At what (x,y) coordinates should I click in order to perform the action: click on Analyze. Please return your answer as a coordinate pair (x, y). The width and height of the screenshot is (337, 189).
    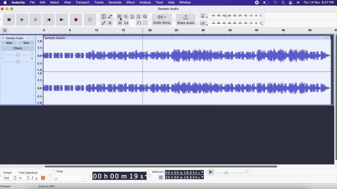
    Looking at the image, I should click on (145, 3).